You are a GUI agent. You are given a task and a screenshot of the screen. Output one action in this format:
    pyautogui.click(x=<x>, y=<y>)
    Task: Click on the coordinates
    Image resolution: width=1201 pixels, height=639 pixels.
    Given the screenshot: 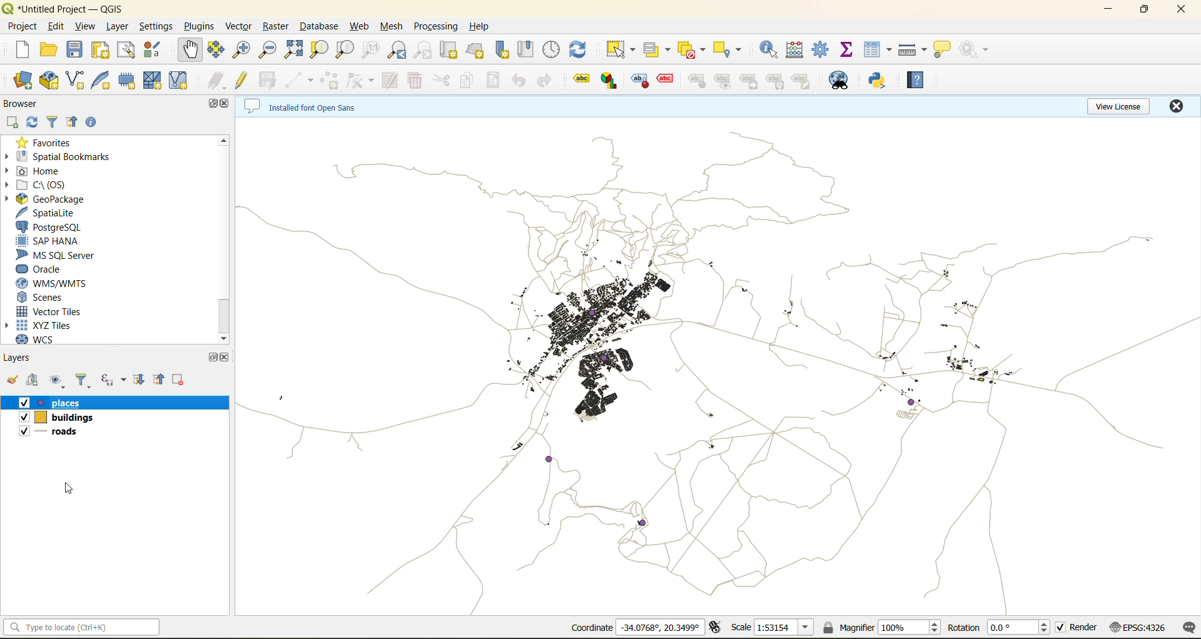 What is the action you would take?
    pyautogui.click(x=591, y=628)
    